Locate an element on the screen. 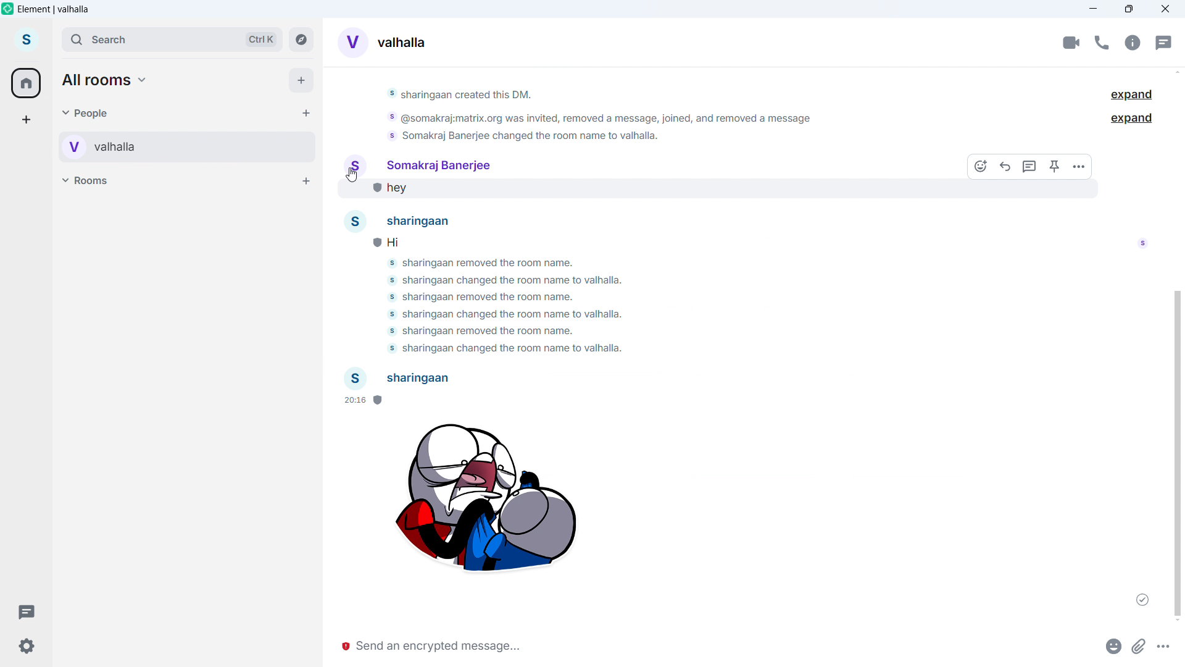 This screenshot has height=667, width=1185. Room alias is located at coordinates (402, 43).